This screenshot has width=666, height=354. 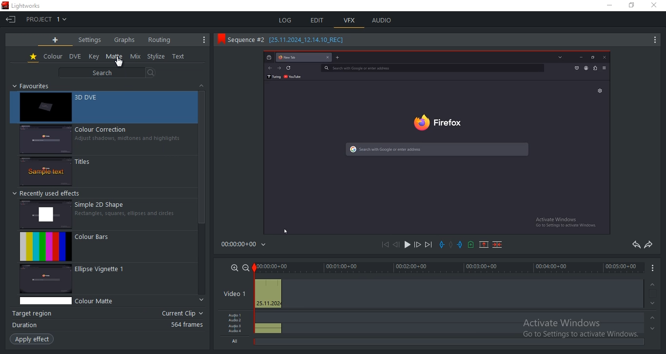 What do you see at coordinates (350, 20) in the screenshot?
I see `vfx` at bounding box center [350, 20].